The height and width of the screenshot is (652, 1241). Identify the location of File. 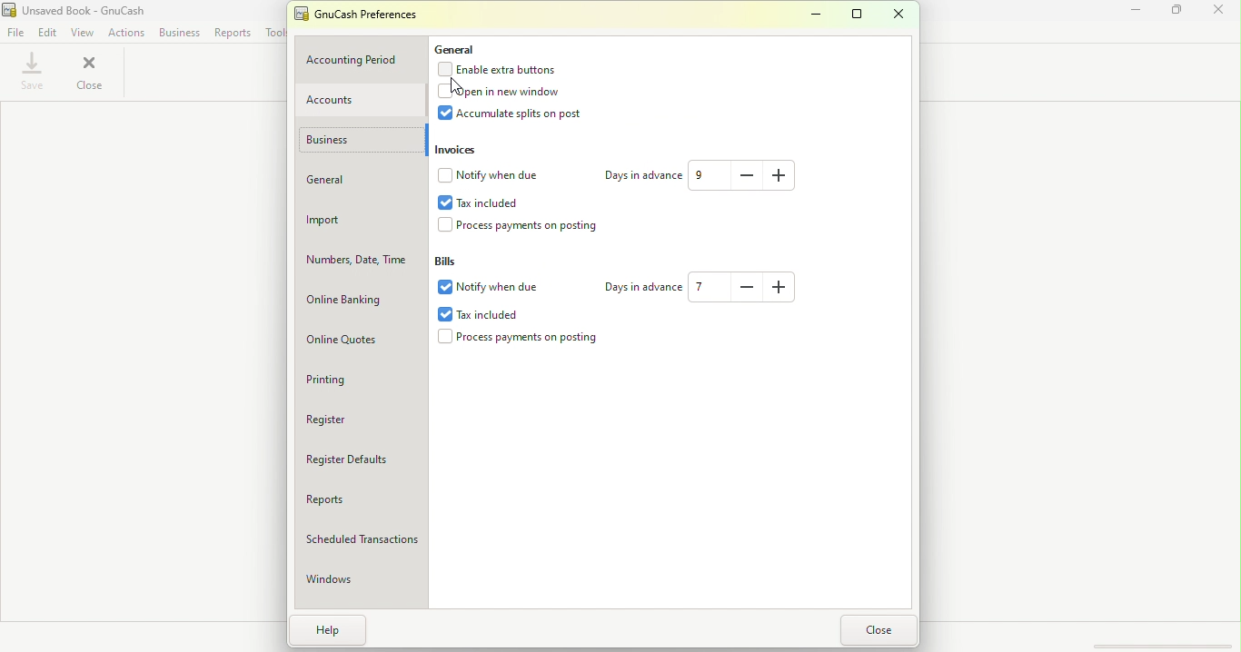
(16, 35).